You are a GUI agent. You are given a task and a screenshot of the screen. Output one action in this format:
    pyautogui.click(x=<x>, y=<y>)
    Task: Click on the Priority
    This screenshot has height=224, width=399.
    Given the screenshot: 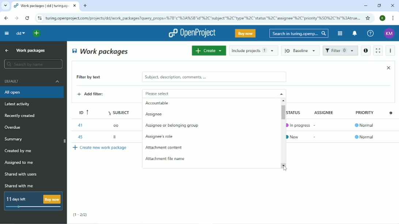 What is the action you would take?
    pyautogui.click(x=365, y=115)
    